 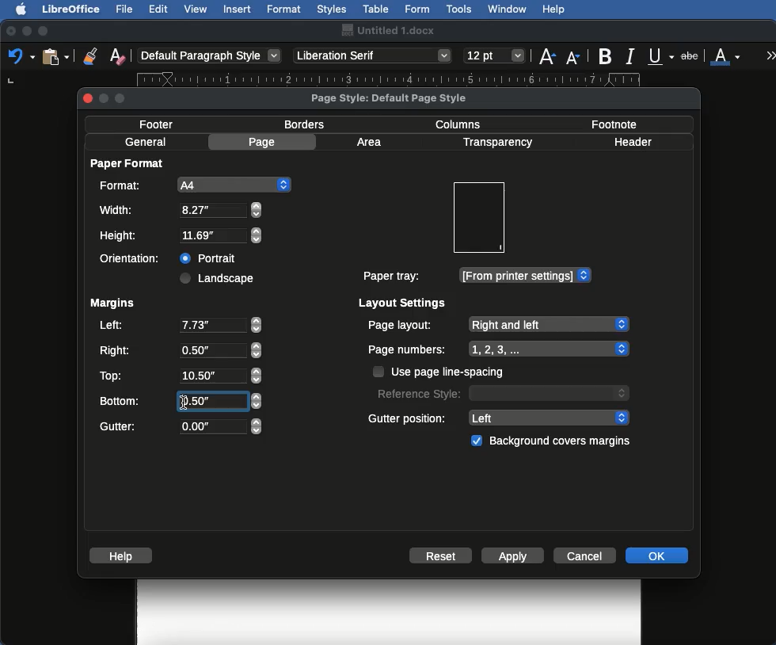 I want to click on Header, so click(x=633, y=142).